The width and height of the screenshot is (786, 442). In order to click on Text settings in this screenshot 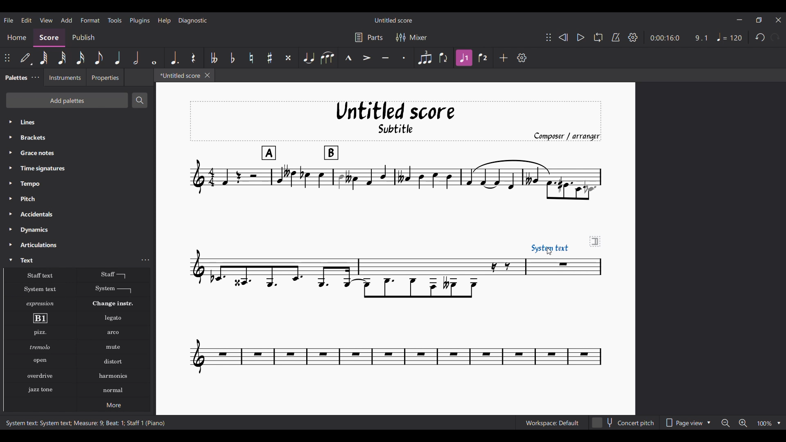, I will do `click(145, 260)`.